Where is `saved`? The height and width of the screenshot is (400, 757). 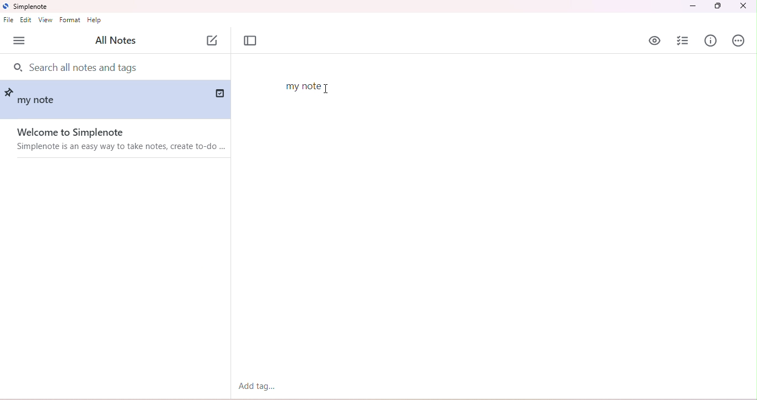
saved is located at coordinates (218, 93).